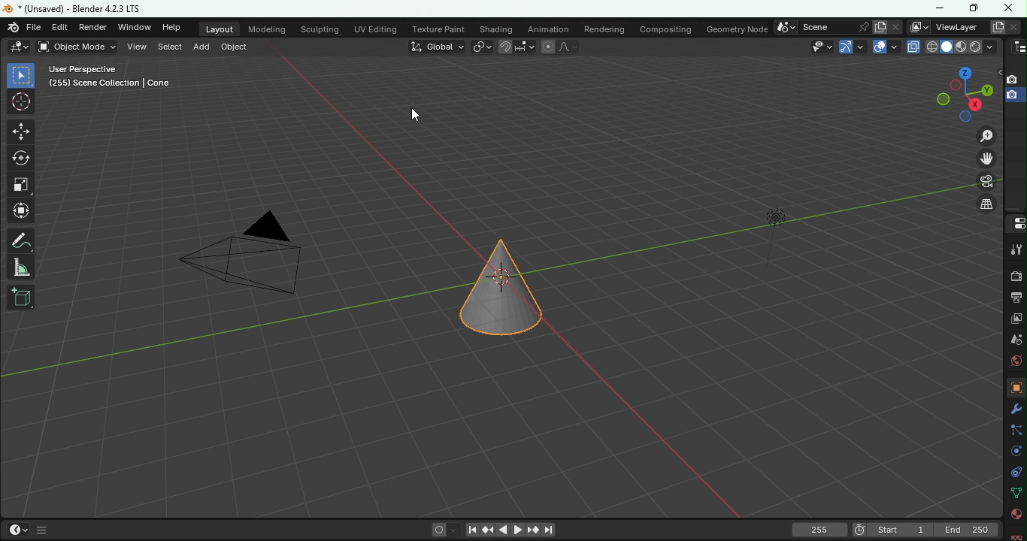 Image resolution: width=1027 pixels, height=541 pixels. I want to click on Toggle: Enable view navigation within the camera view, so click(986, 204).